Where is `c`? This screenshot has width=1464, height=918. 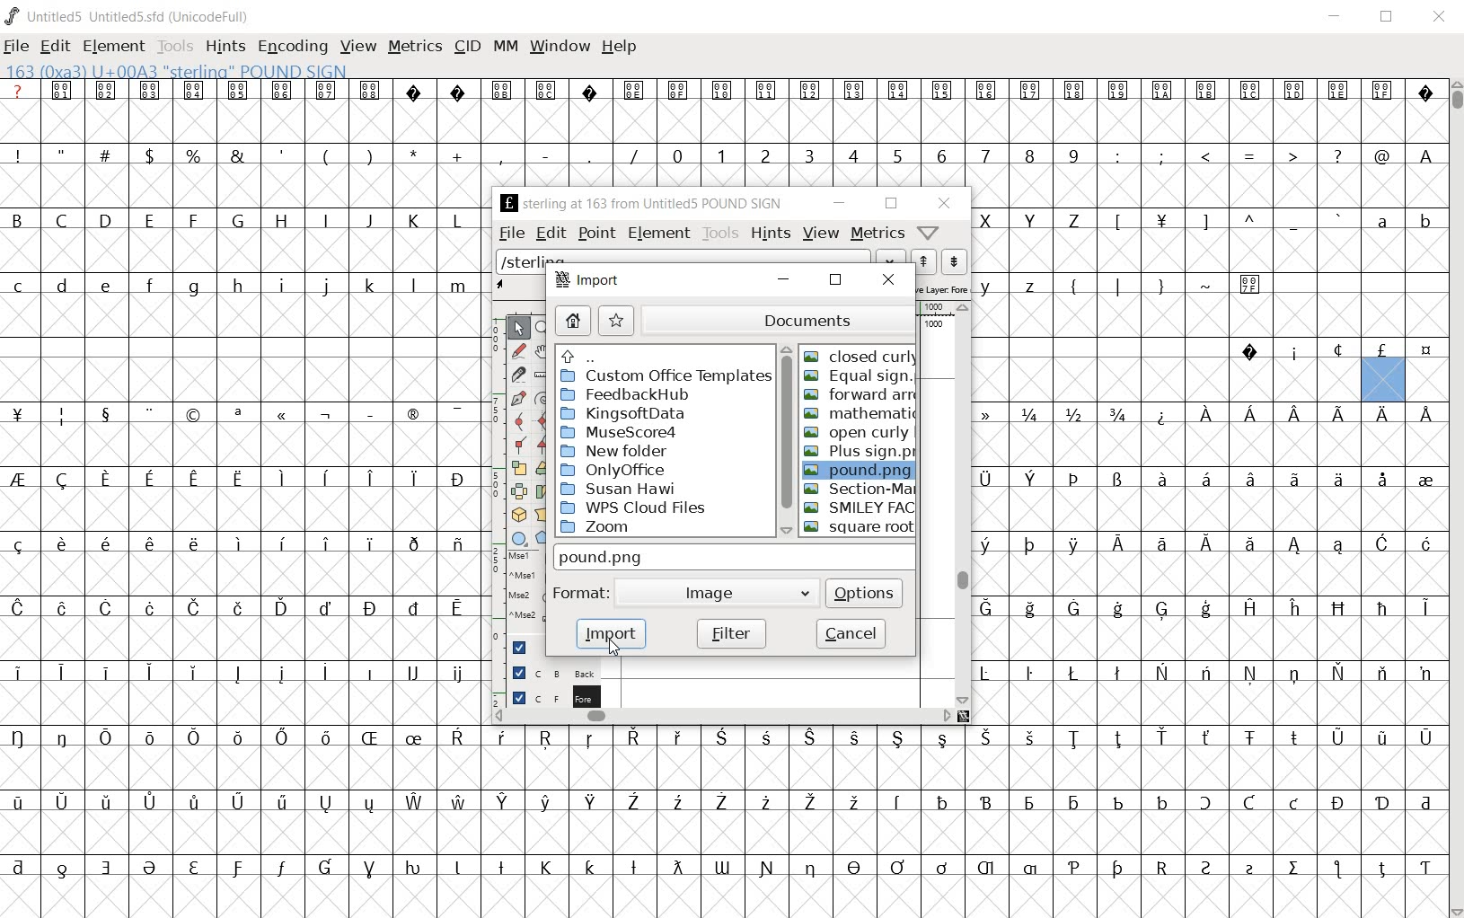 c is located at coordinates (20, 286).